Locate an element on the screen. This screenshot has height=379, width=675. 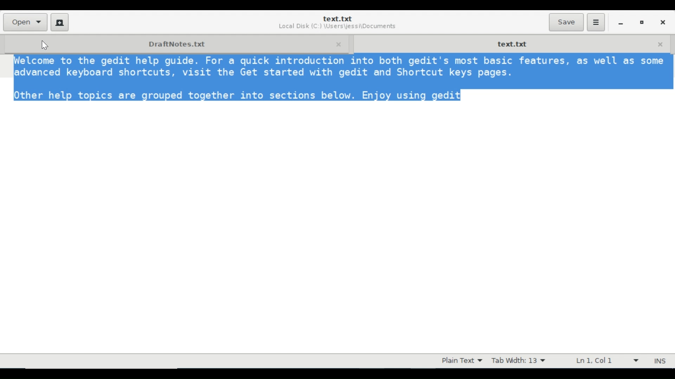
Open Tab is located at coordinates (175, 43).